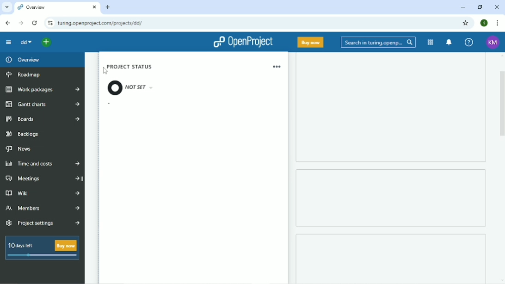 This screenshot has height=284, width=505. I want to click on Search tabs, so click(6, 6).